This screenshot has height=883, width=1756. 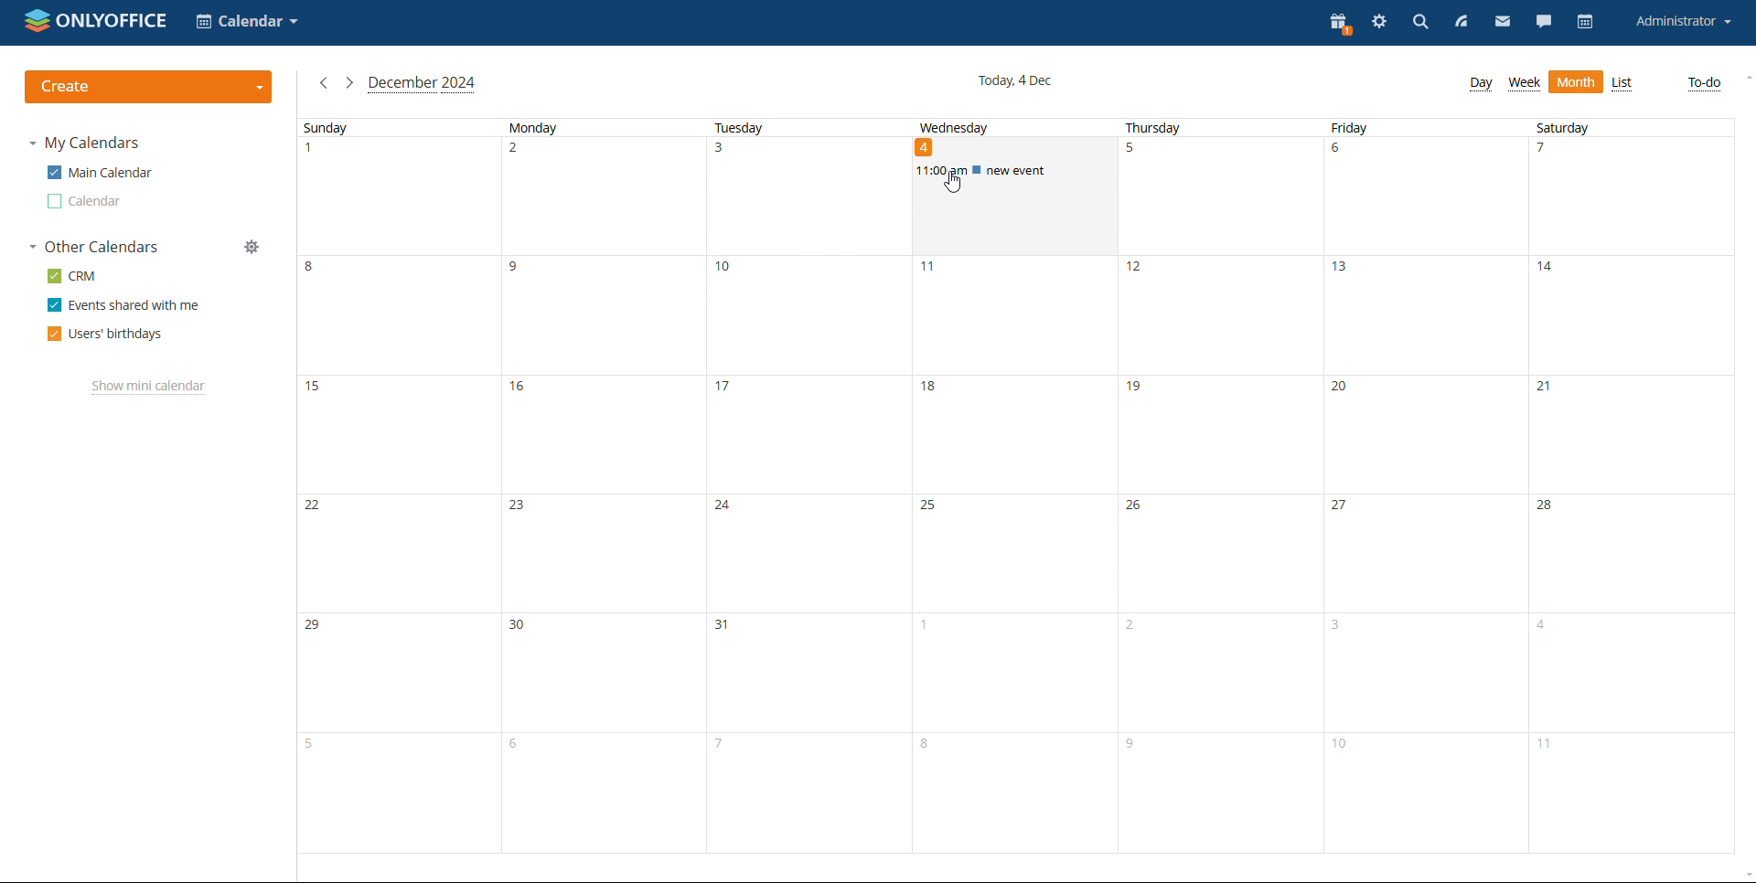 What do you see at coordinates (804, 486) in the screenshot?
I see `tuesday` at bounding box center [804, 486].